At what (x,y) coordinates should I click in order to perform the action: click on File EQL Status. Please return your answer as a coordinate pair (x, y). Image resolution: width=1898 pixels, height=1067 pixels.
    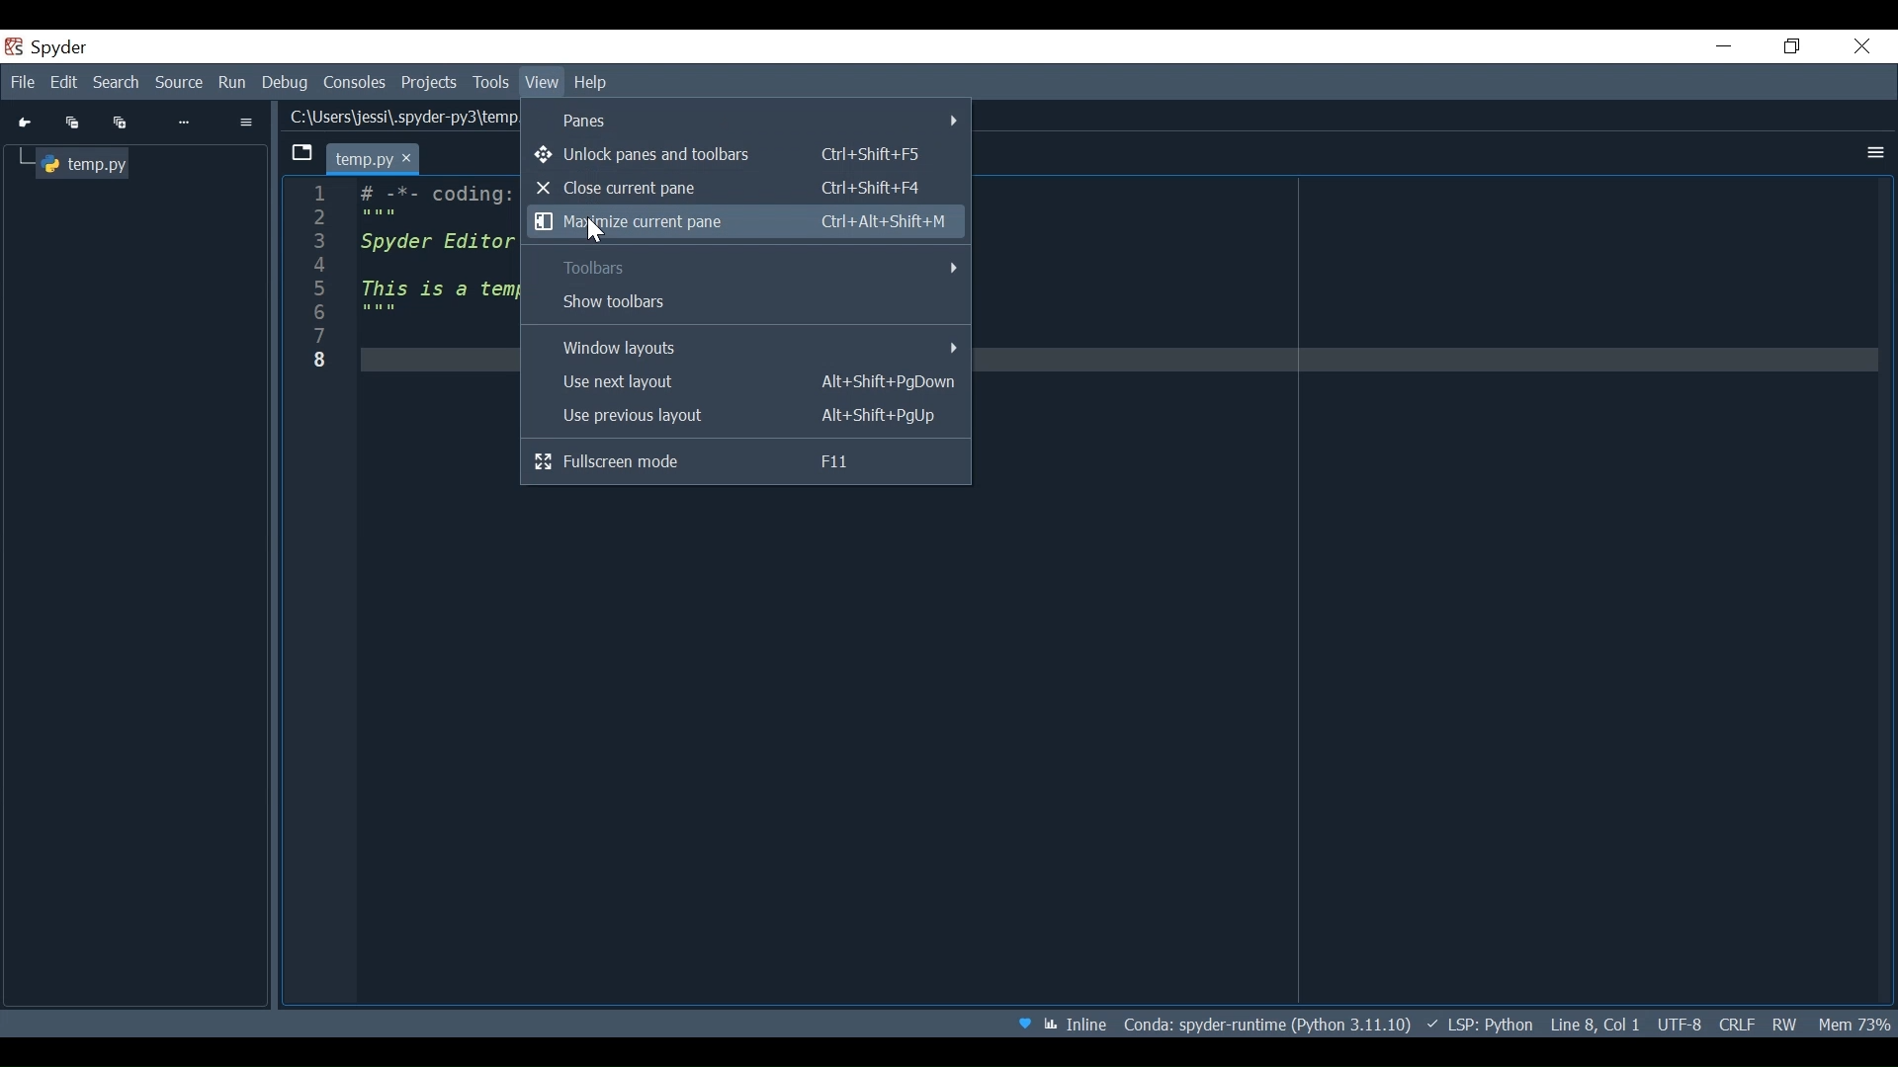
    Looking at the image, I should click on (1736, 1024).